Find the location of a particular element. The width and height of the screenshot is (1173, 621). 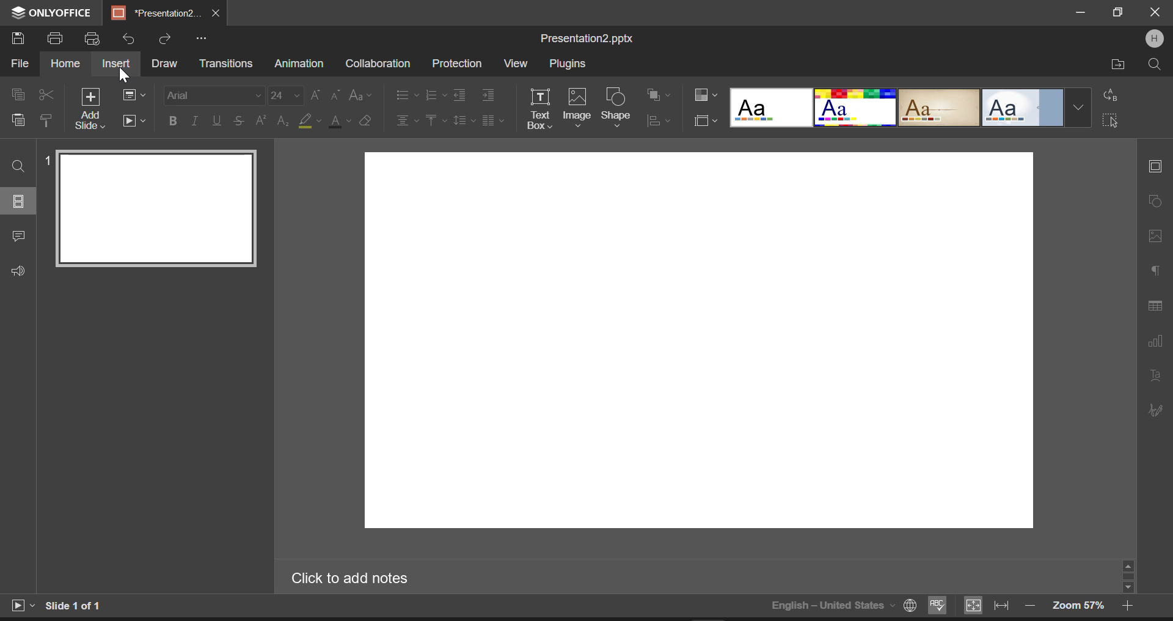

Align Shape is located at coordinates (659, 123).